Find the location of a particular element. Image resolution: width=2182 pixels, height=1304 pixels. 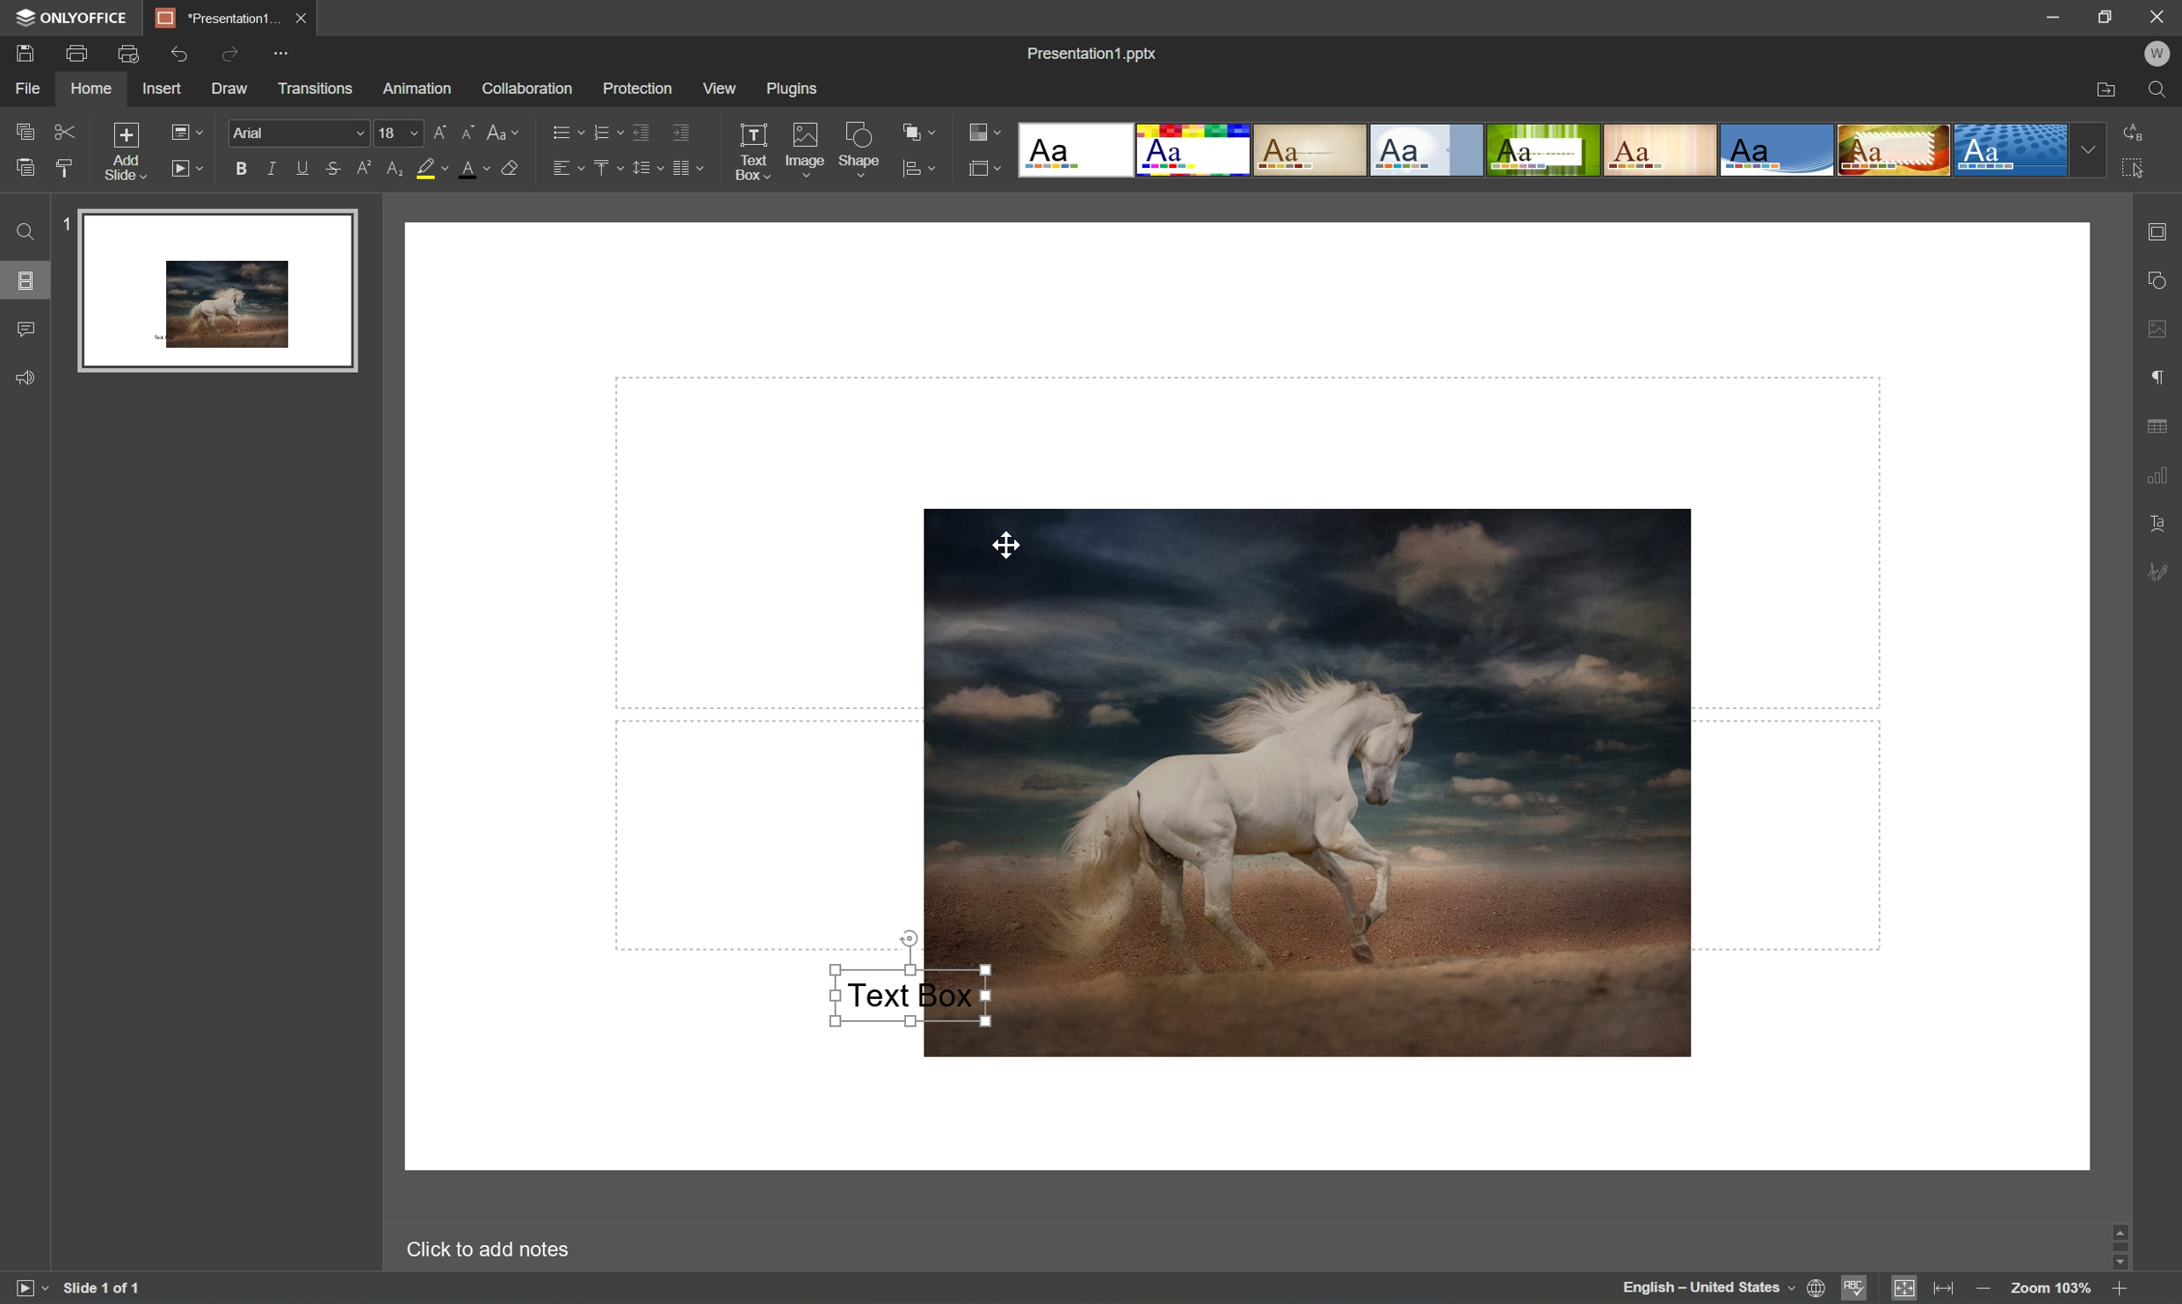

Highlight color is located at coordinates (431, 168).